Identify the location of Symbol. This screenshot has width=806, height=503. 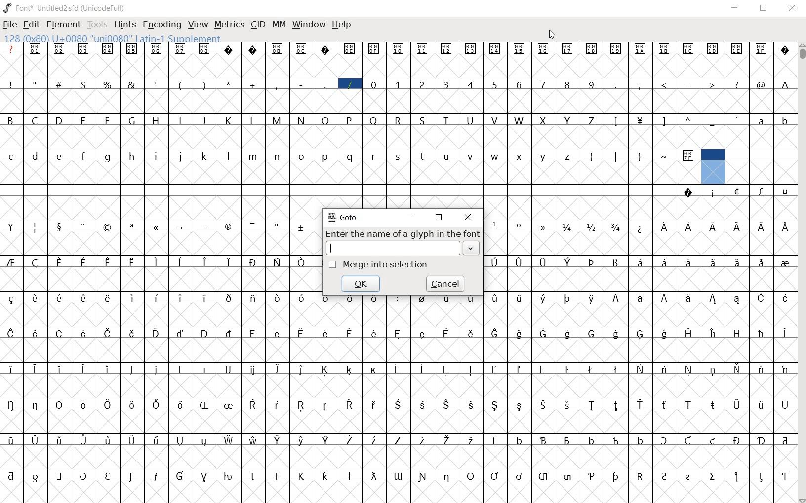
(497, 334).